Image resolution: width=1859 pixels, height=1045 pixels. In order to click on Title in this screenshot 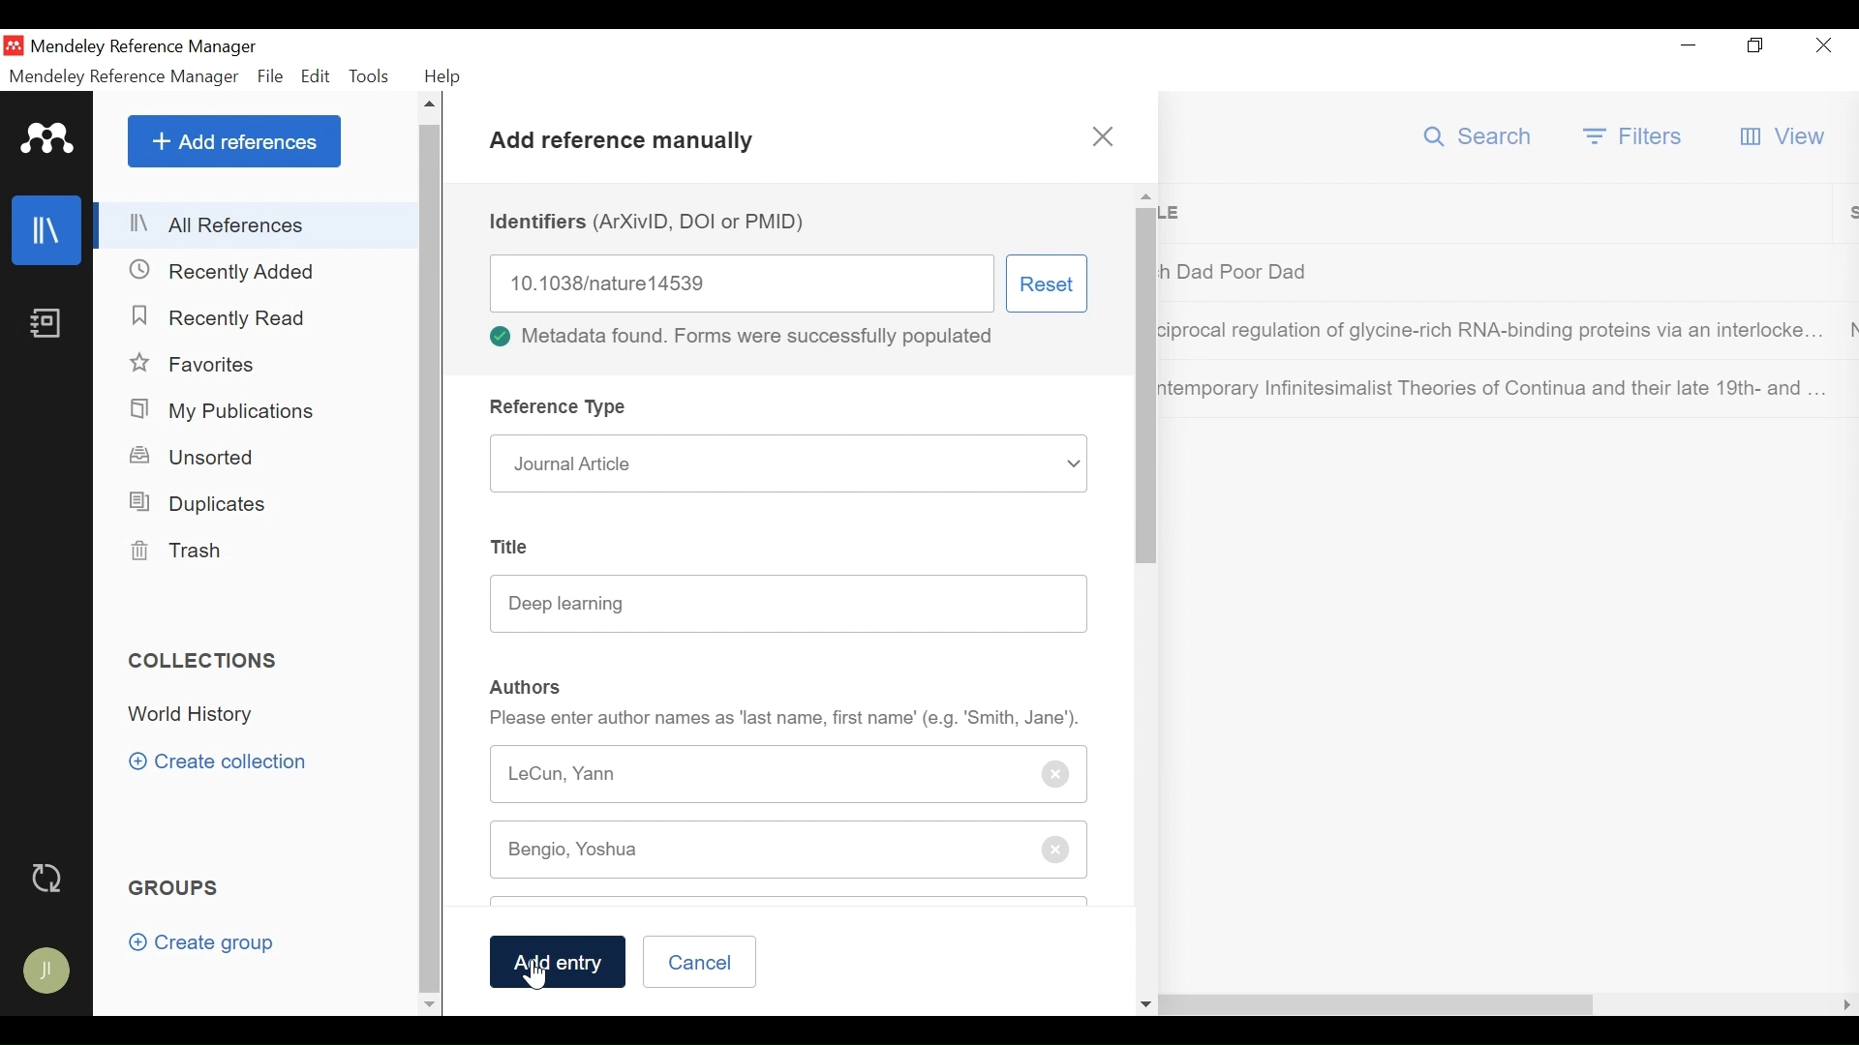, I will do `click(511, 543)`.